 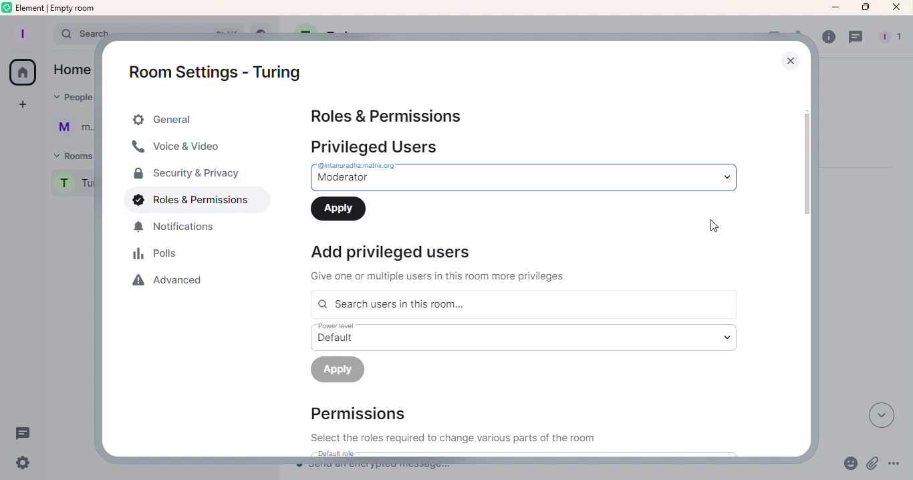 What do you see at coordinates (826, 39) in the screenshot?
I see `Room info` at bounding box center [826, 39].